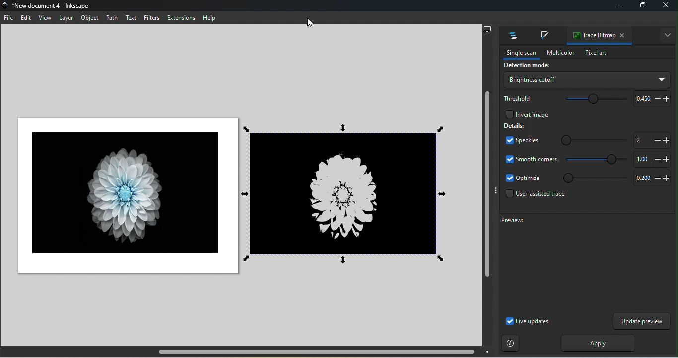 Image resolution: width=678 pixels, height=358 pixels. What do you see at coordinates (515, 125) in the screenshot?
I see `Details` at bounding box center [515, 125].